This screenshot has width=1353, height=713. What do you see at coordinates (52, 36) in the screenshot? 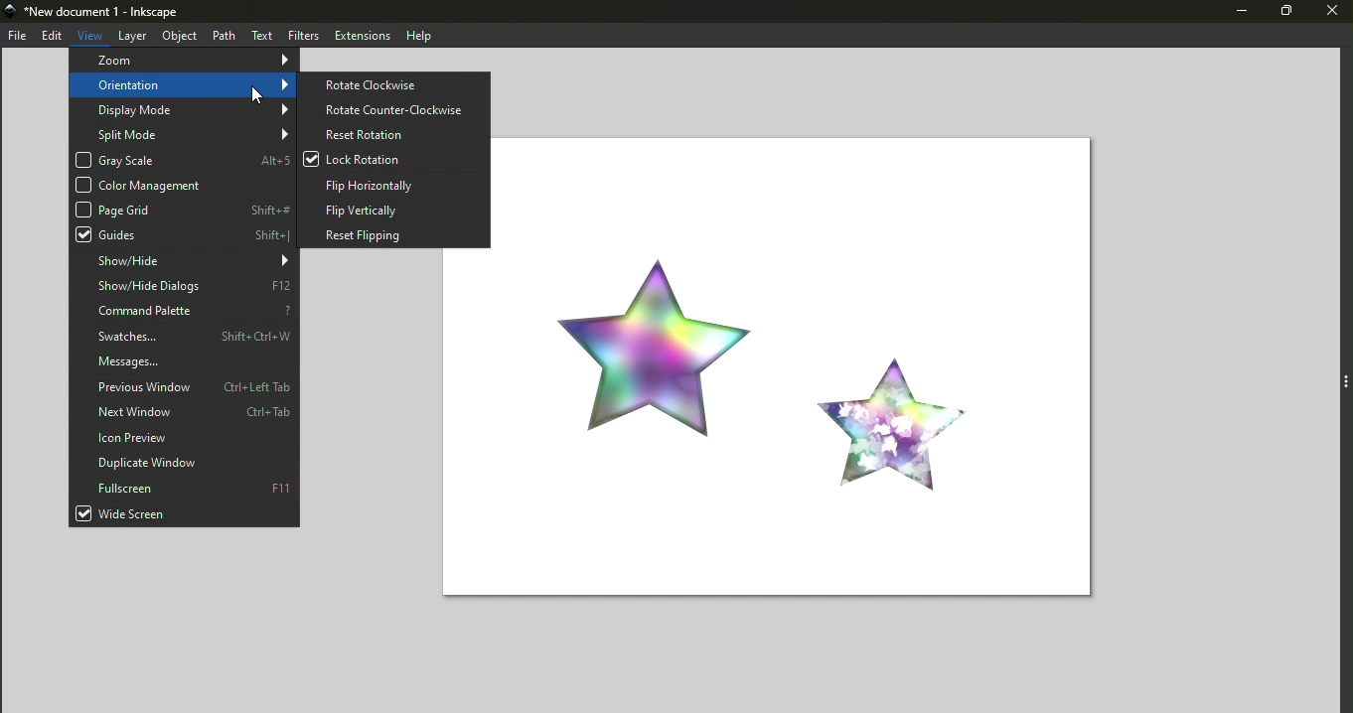
I see `Edit` at bounding box center [52, 36].